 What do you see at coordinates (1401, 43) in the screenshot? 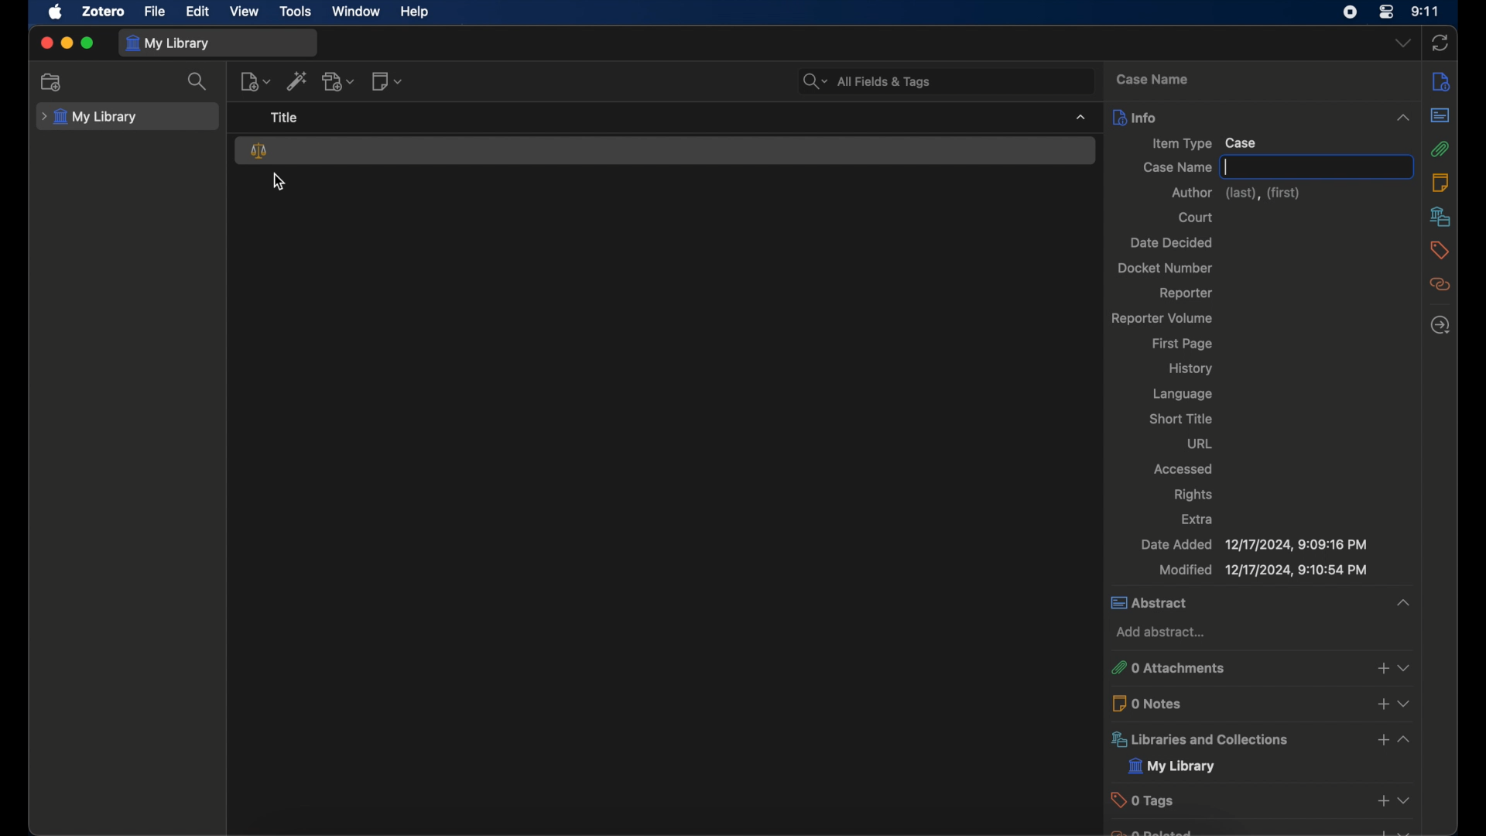
I see `dropdown` at bounding box center [1401, 43].